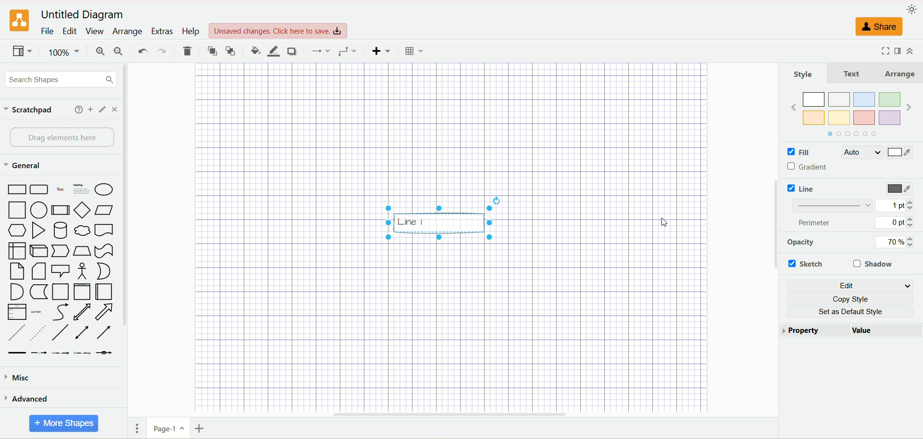 The image size is (923, 439). Describe the element at coordinates (278, 31) in the screenshot. I see `Unsaved changes. click here to save` at that location.